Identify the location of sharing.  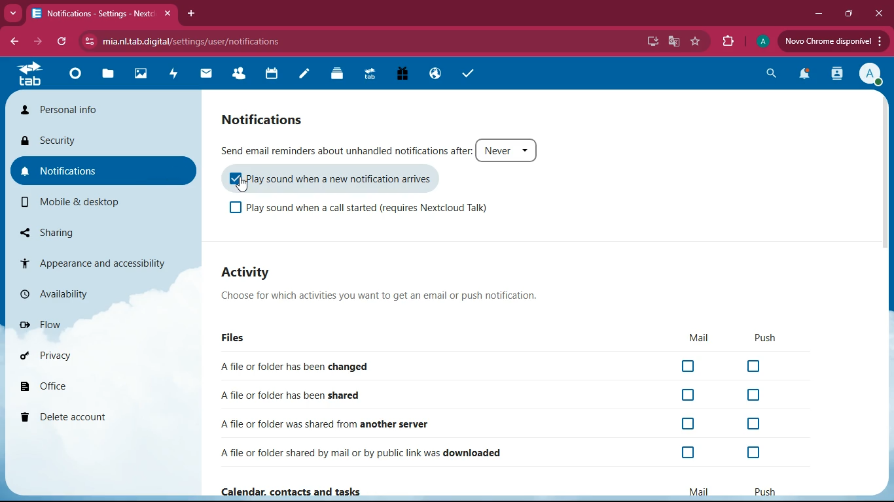
(86, 229).